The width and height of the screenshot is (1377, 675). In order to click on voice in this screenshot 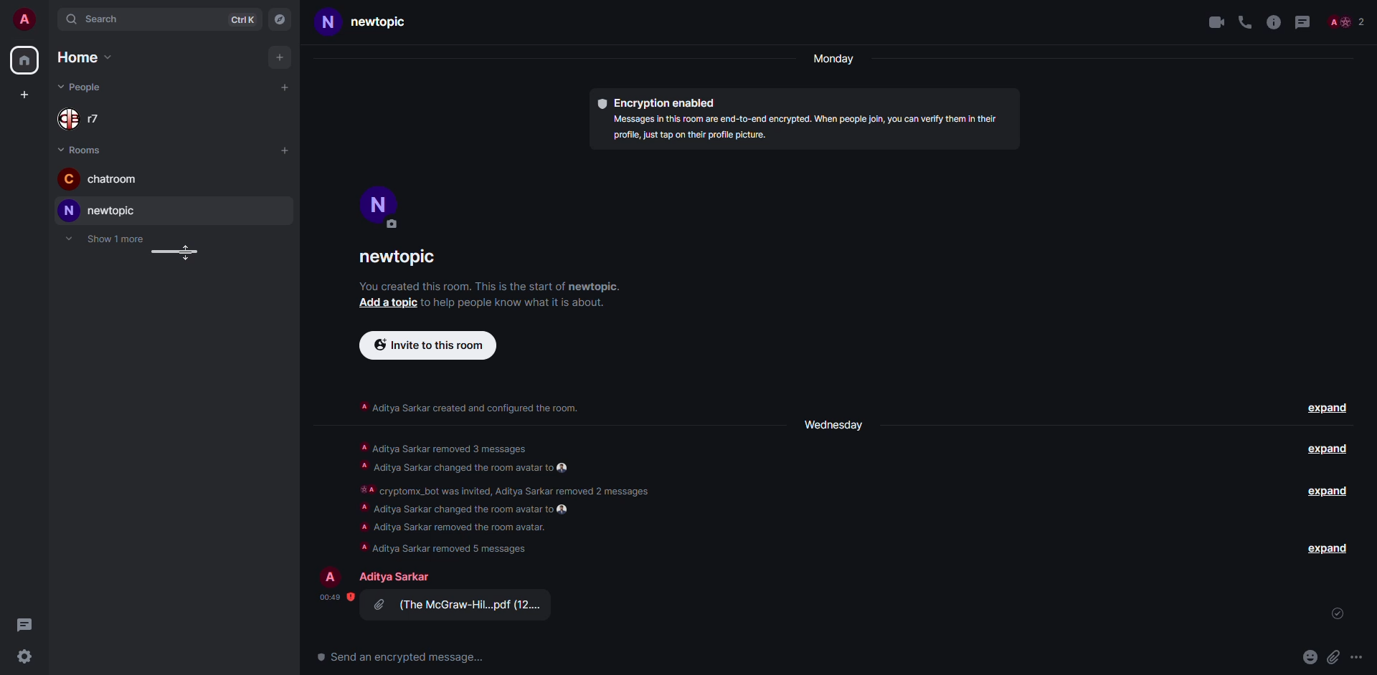, I will do `click(1245, 23)`.